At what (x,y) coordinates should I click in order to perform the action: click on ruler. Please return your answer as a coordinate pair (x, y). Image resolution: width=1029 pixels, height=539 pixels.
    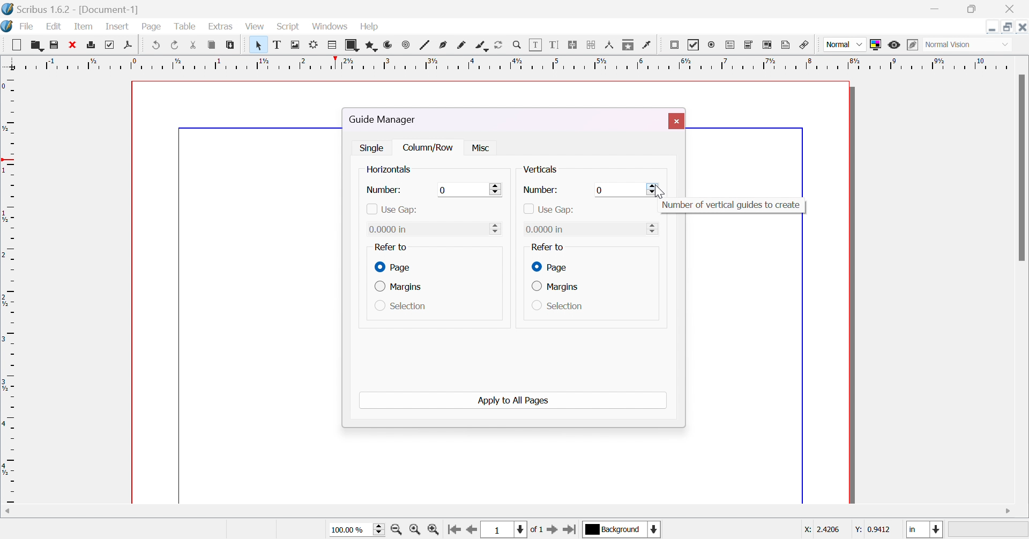
    Looking at the image, I should click on (513, 63).